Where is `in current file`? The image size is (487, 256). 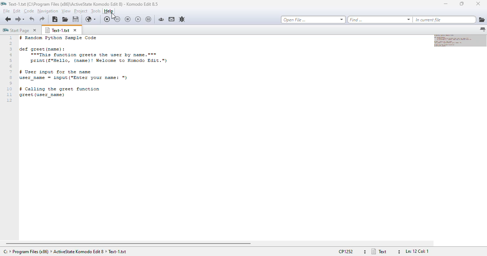 in current file is located at coordinates (444, 20).